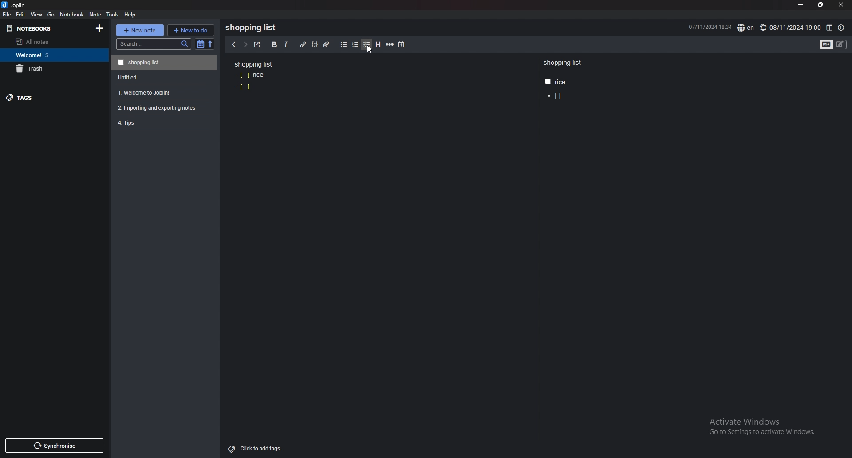 The height and width of the screenshot is (458, 852). What do you see at coordinates (801, 5) in the screenshot?
I see `minimize` at bounding box center [801, 5].